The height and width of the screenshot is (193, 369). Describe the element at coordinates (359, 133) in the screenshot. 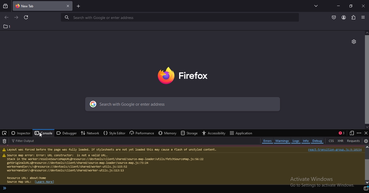

I see `customize developer tools and get help` at that location.